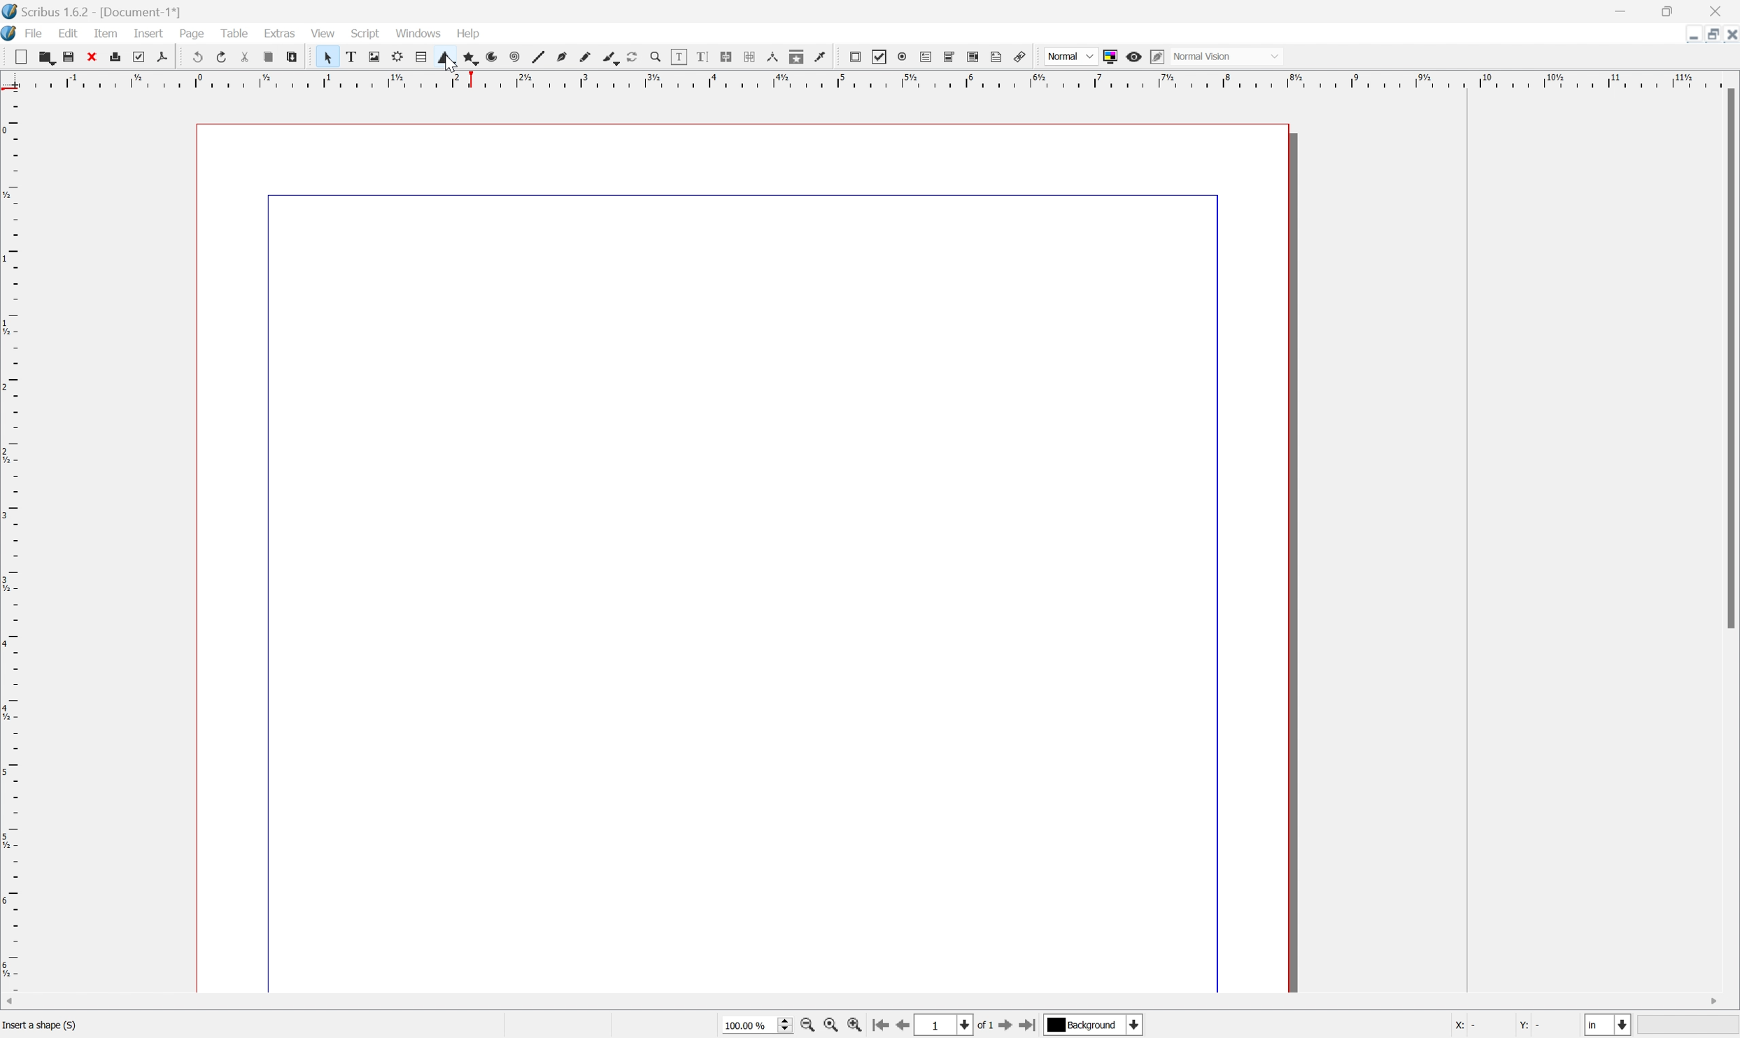 The height and width of the screenshot is (1038, 1740). Describe the element at coordinates (1706, 35) in the screenshot. I see `Restore Down` at that location.